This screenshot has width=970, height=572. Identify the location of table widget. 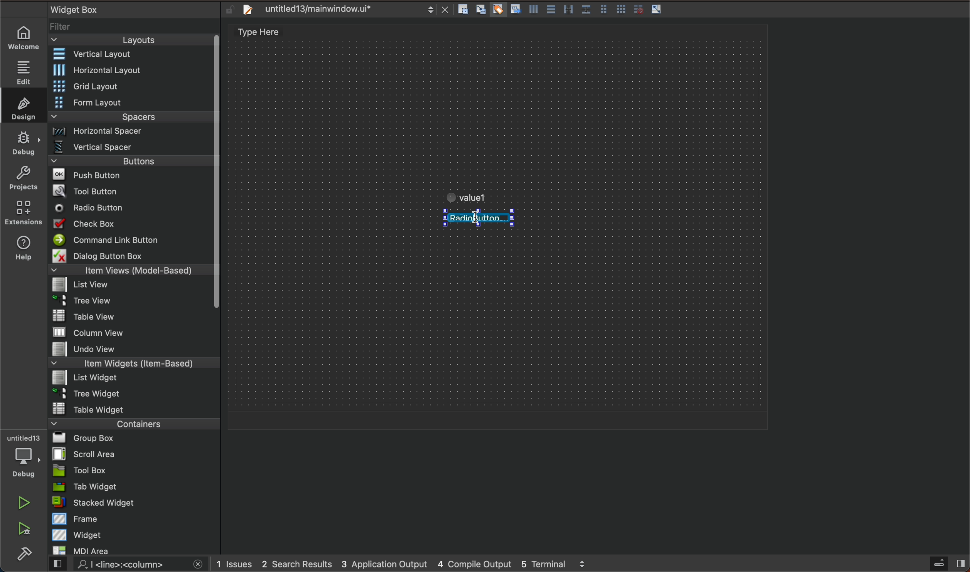
(134, 409).